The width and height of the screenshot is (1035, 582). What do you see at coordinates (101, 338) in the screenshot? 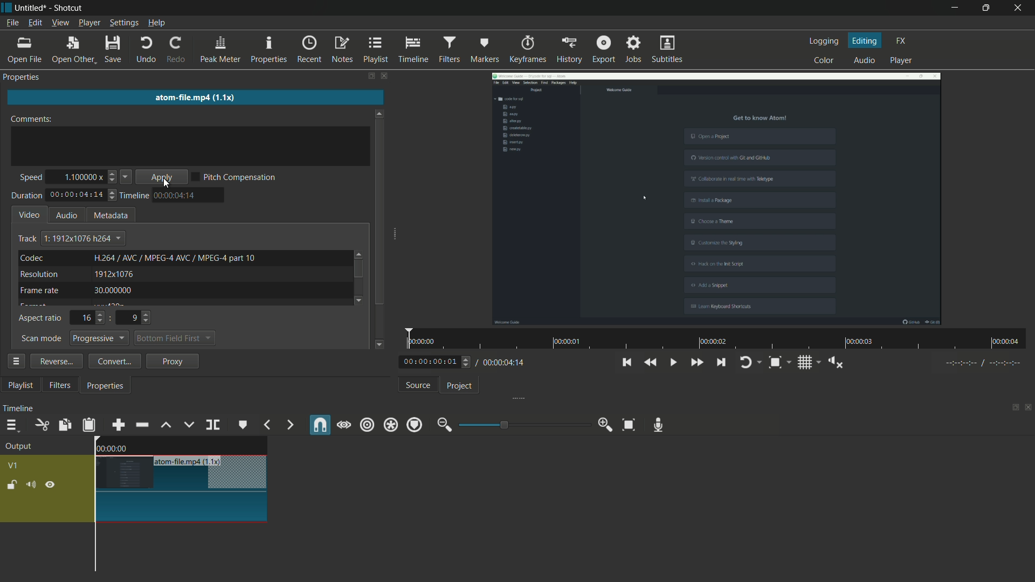
I see `progressive` at bounding box center [101, 338].